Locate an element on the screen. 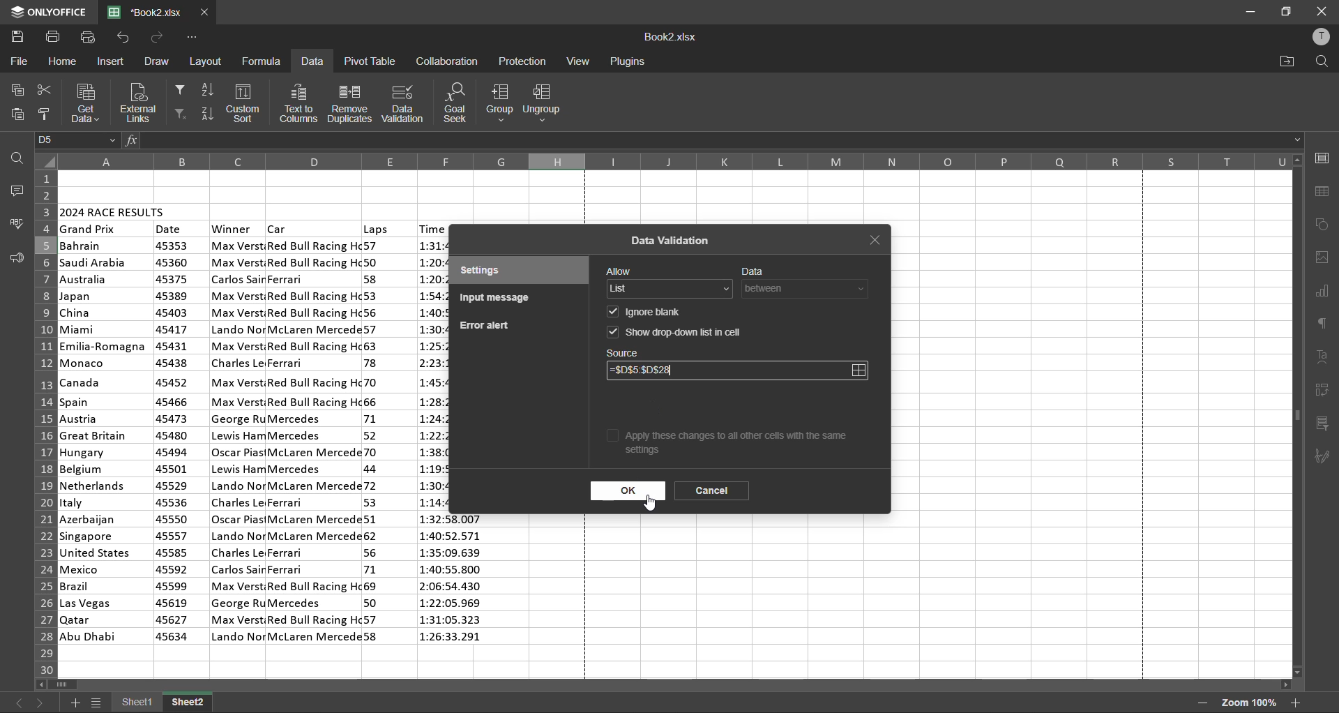 The height and width of the screenshot is (713, 1339). data is located at coordinates (312, 63).